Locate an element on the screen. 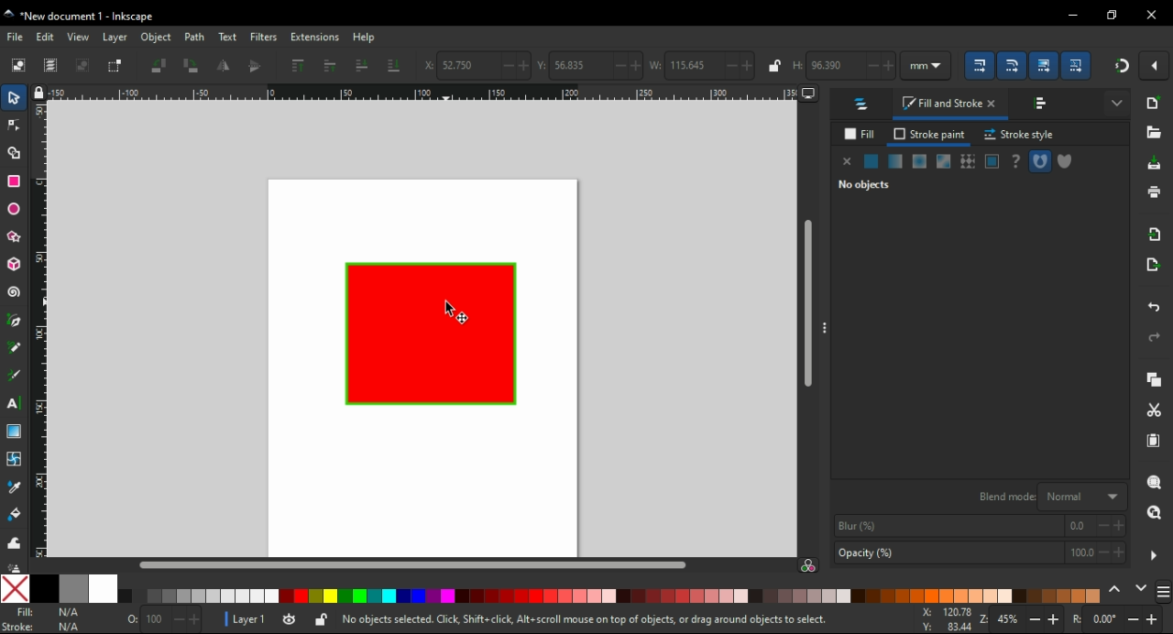 The width and height of the screenshot is (1173, 634). 52 is located at coordinates (466, 65).